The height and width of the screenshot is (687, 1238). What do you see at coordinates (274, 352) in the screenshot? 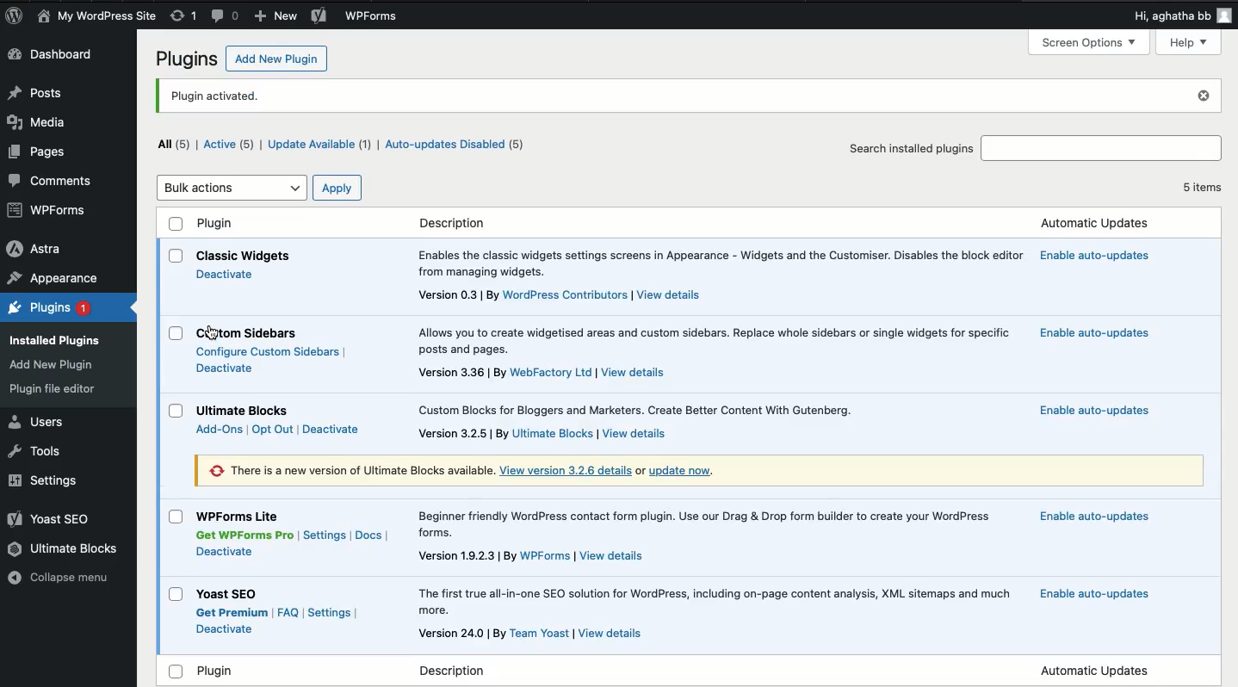
I see `Configure custom sidebars` at bounding box center [274, 352].